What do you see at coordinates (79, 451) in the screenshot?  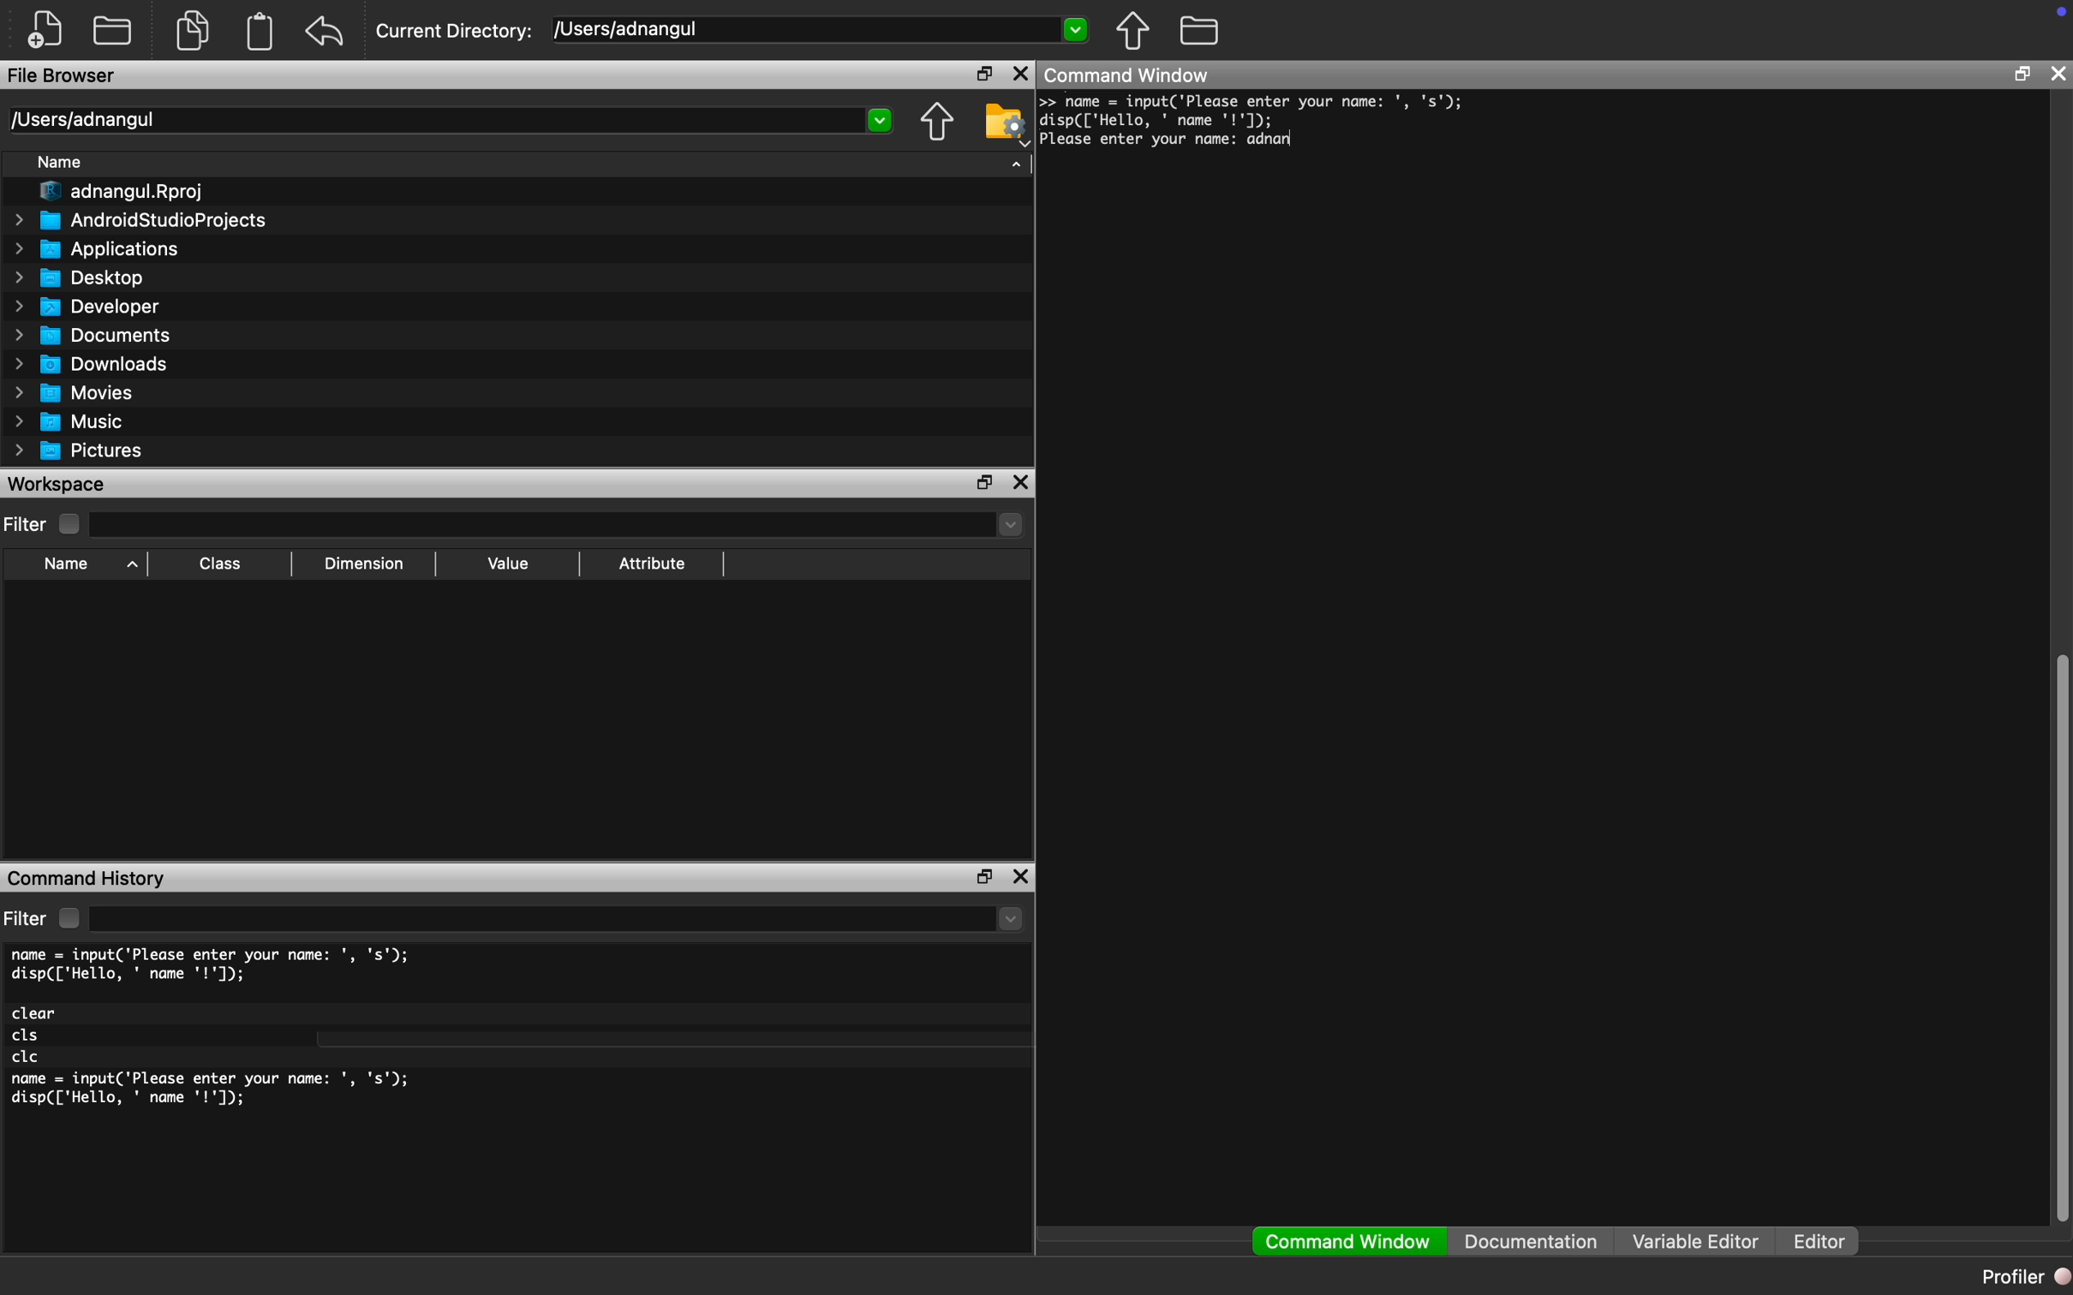 I see `Pictures` at bounding box center [79, 451].